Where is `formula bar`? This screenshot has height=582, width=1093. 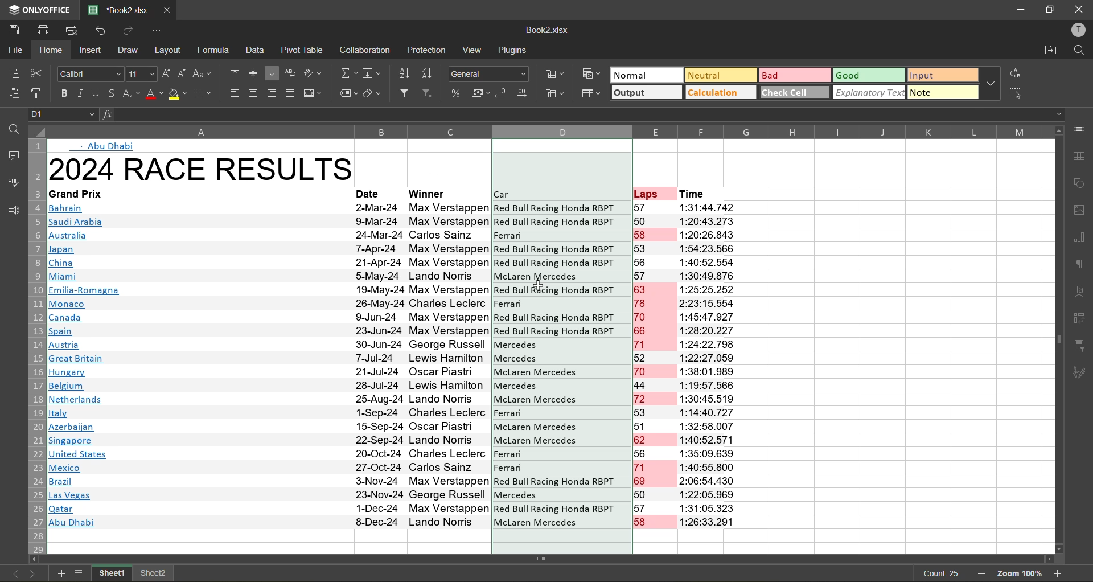 formula bar is located at coordinates (588, 113).